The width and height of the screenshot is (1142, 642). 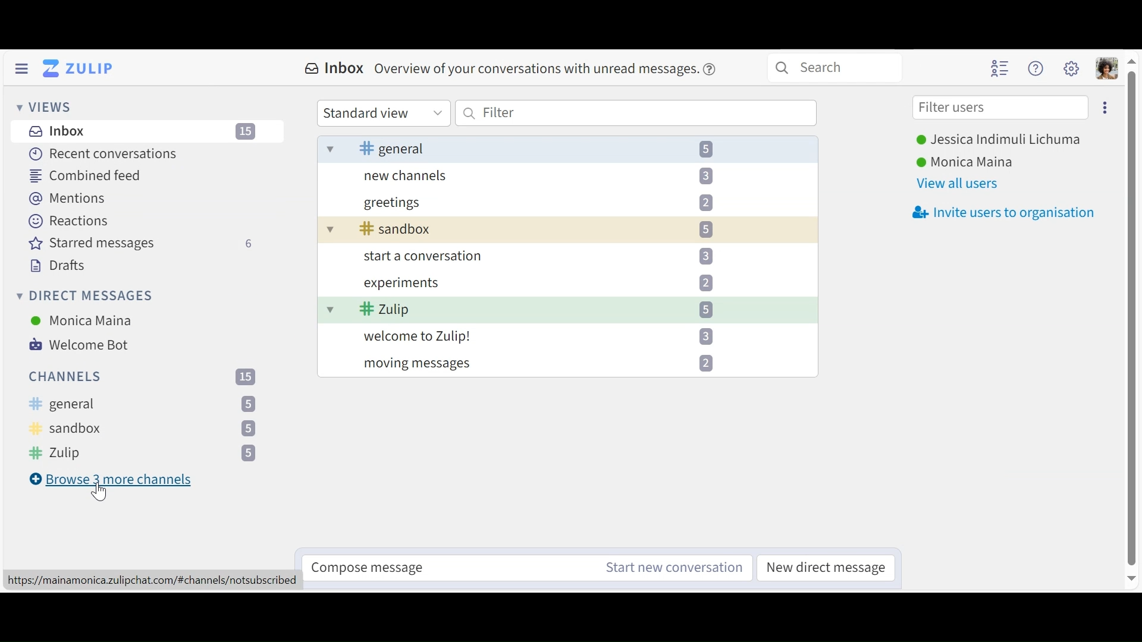 I want to click on Filter Channels, so click(x=143, y=376).